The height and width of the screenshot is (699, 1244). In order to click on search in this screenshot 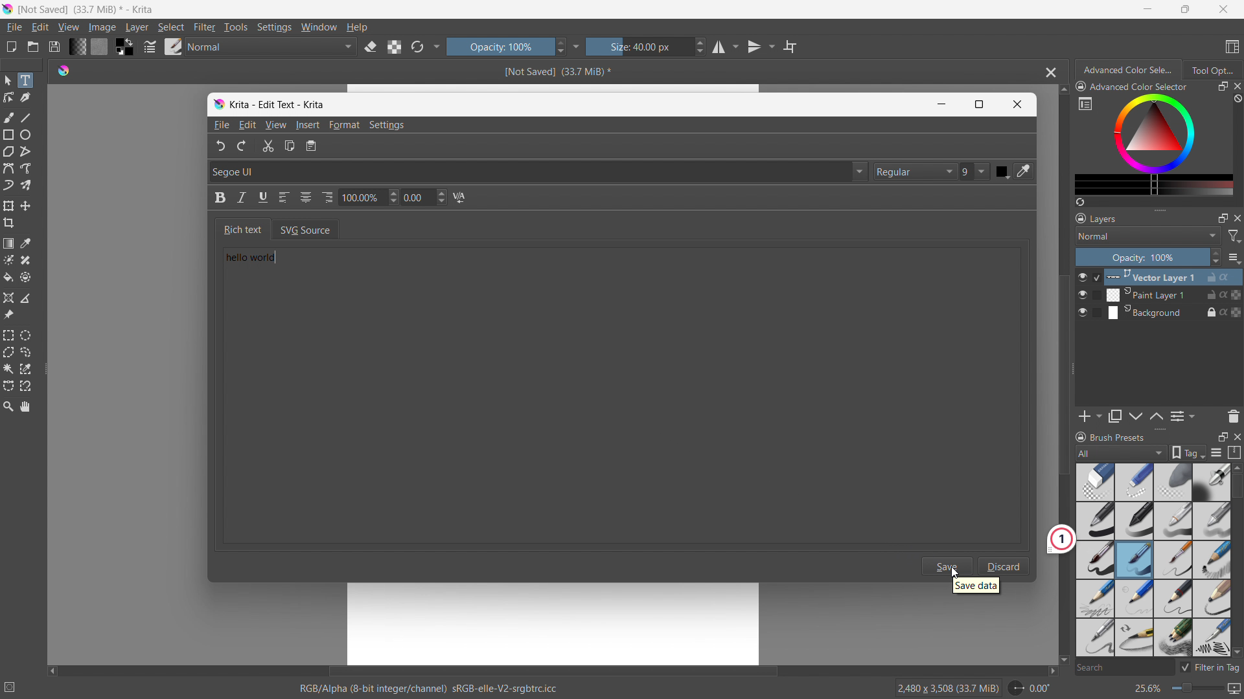, I will do `click(1123, 669)`.